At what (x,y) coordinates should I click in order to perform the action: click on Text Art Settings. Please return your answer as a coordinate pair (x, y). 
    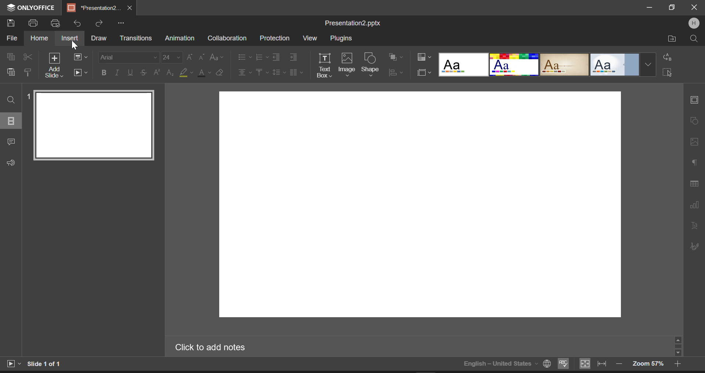
    Looking at the image, I should click on (694, 227).